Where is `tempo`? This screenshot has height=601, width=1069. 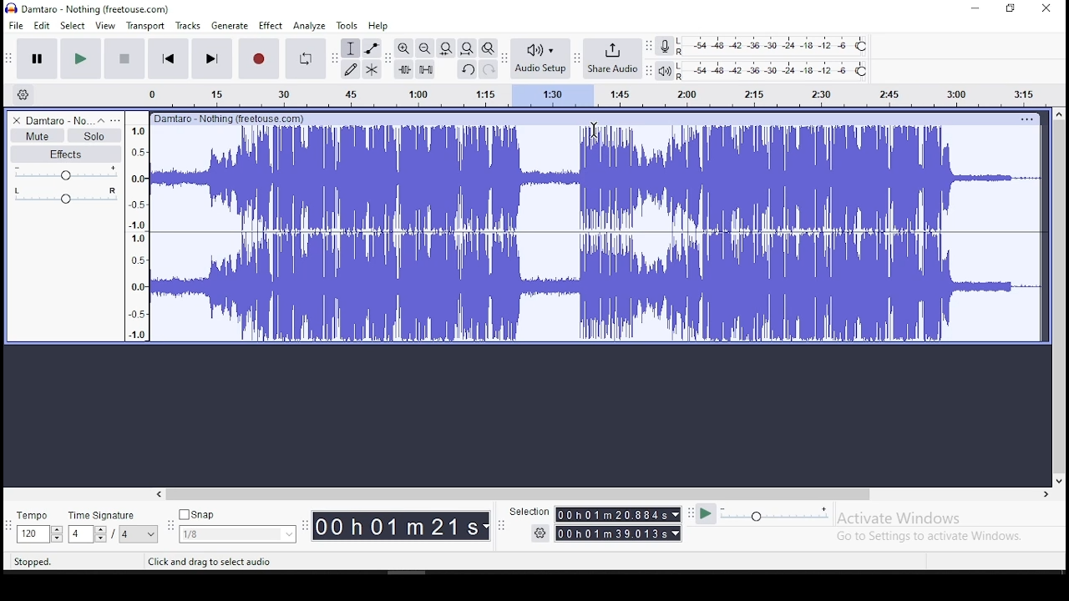
tempo is located at coordinates (37, 517).